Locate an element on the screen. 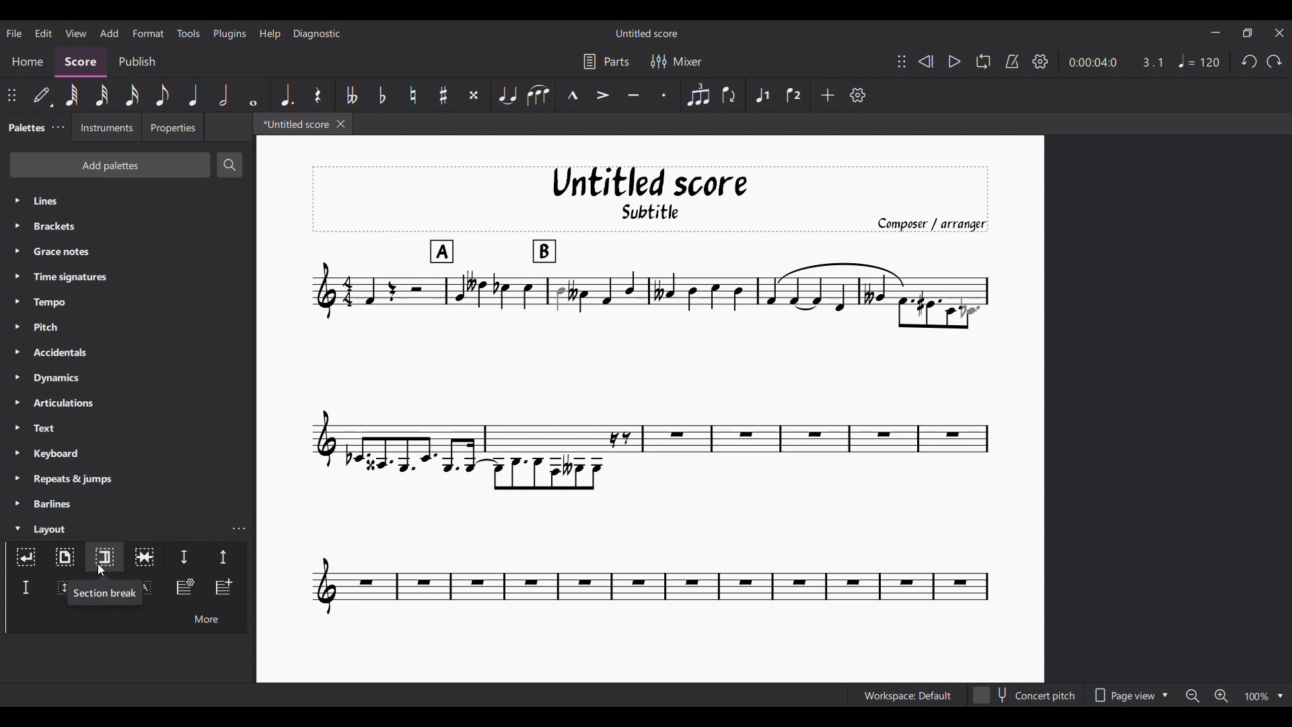  Keep measures on the same system is located at coordinates (144, 557).